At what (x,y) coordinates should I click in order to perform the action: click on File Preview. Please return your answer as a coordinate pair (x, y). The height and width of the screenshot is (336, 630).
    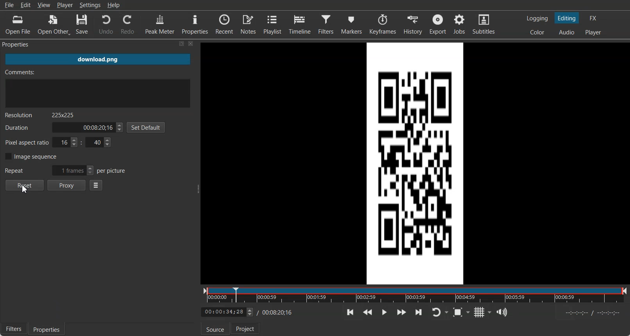
    Looking at the image, I should click on (413, 162).